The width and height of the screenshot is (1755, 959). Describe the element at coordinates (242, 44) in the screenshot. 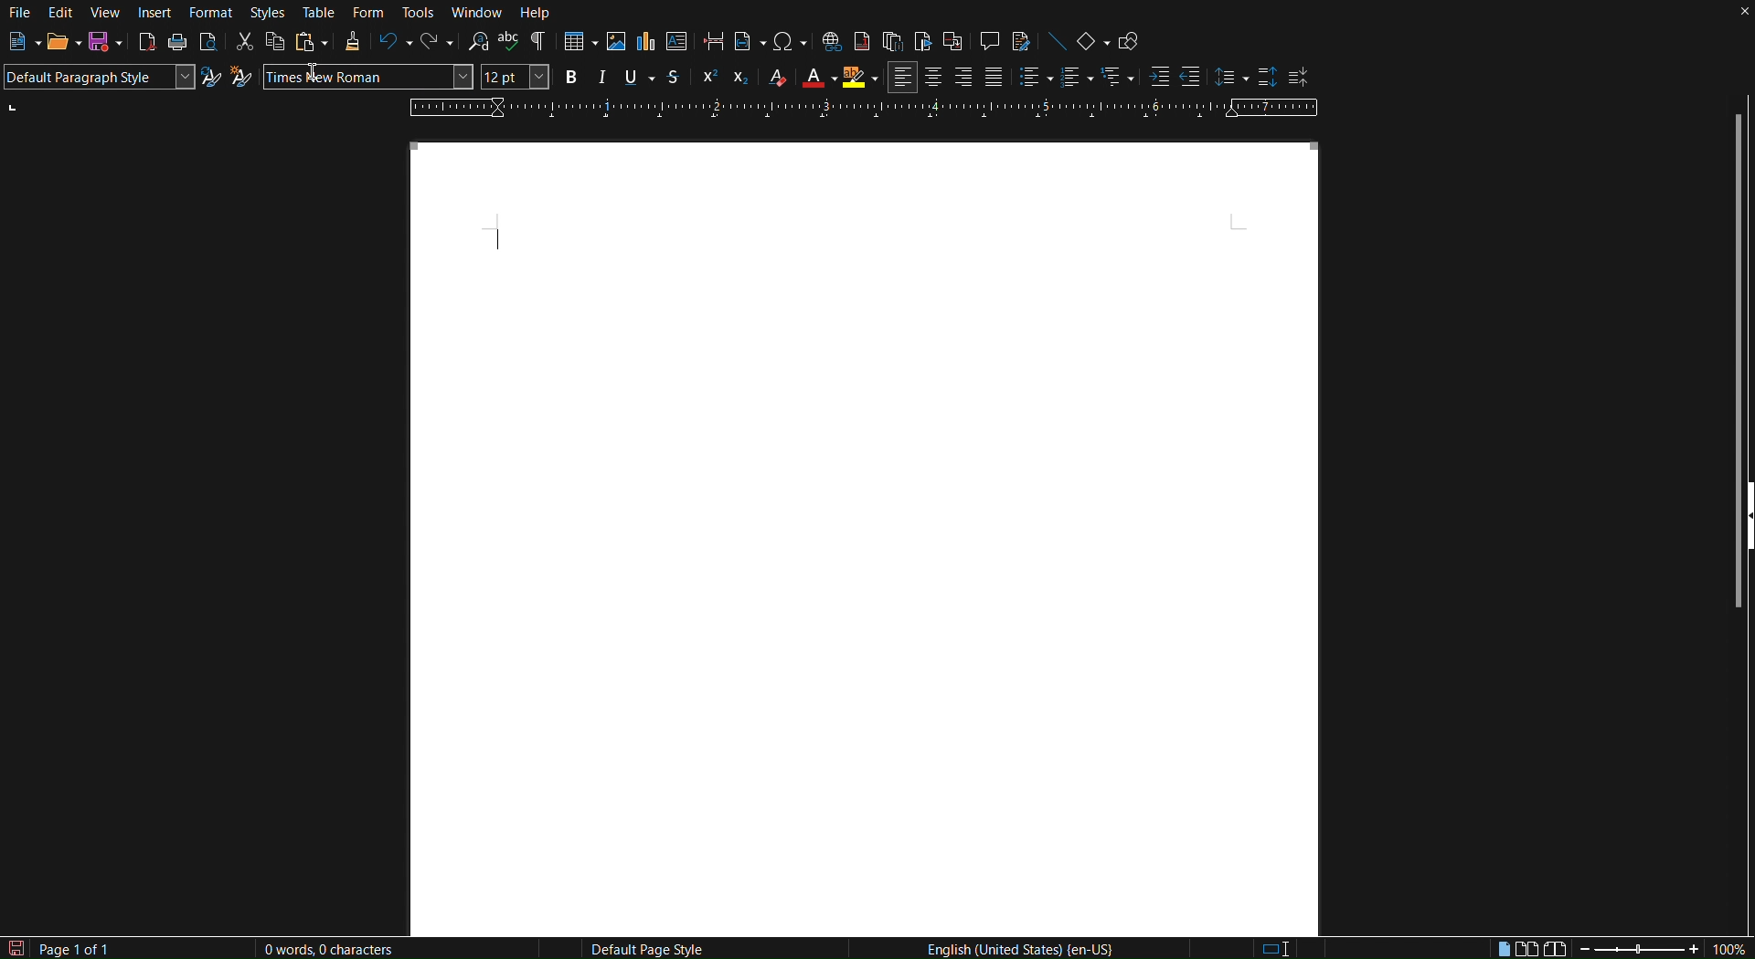

I see `Cut` at that location.